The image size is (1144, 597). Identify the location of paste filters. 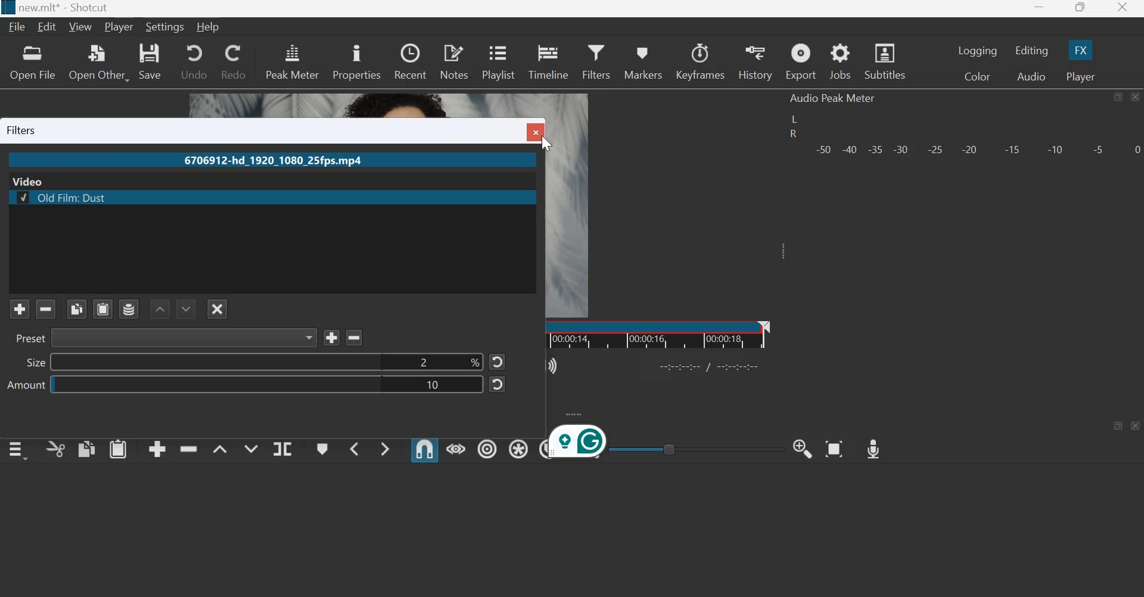
(102, 307).